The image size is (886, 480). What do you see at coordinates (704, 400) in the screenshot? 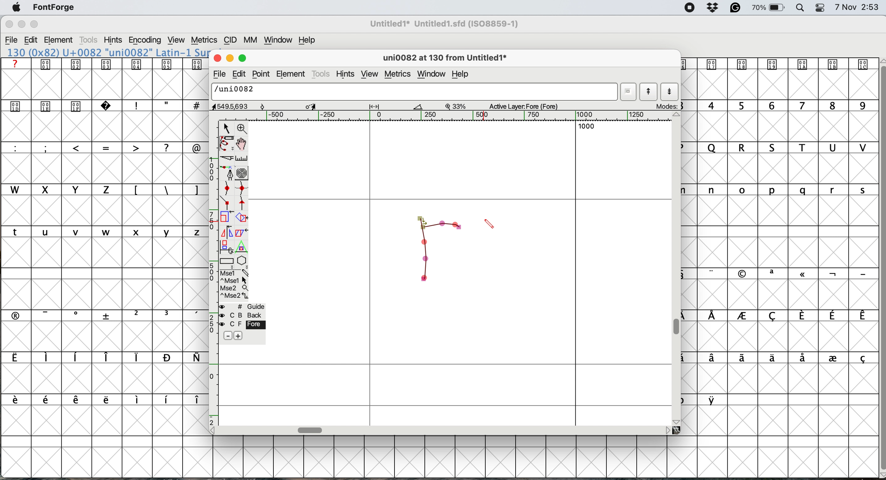
I see `special characters` at bounding box center [704, 400].